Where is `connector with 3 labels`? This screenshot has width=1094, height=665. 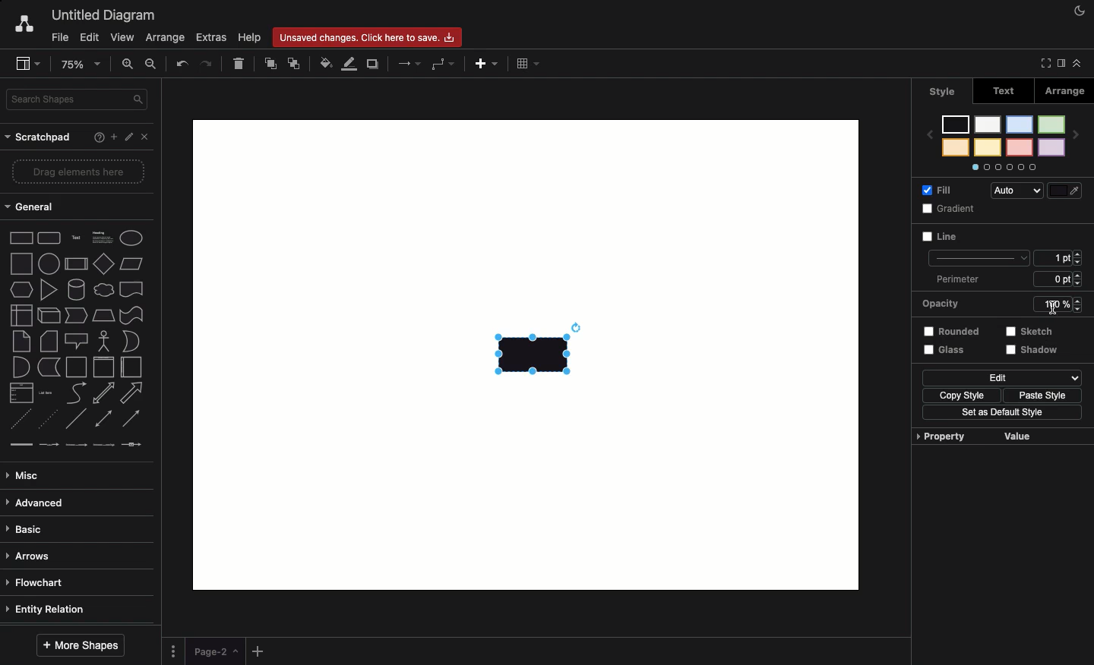 connector with 3 labels is located at coordinates (103, 445).